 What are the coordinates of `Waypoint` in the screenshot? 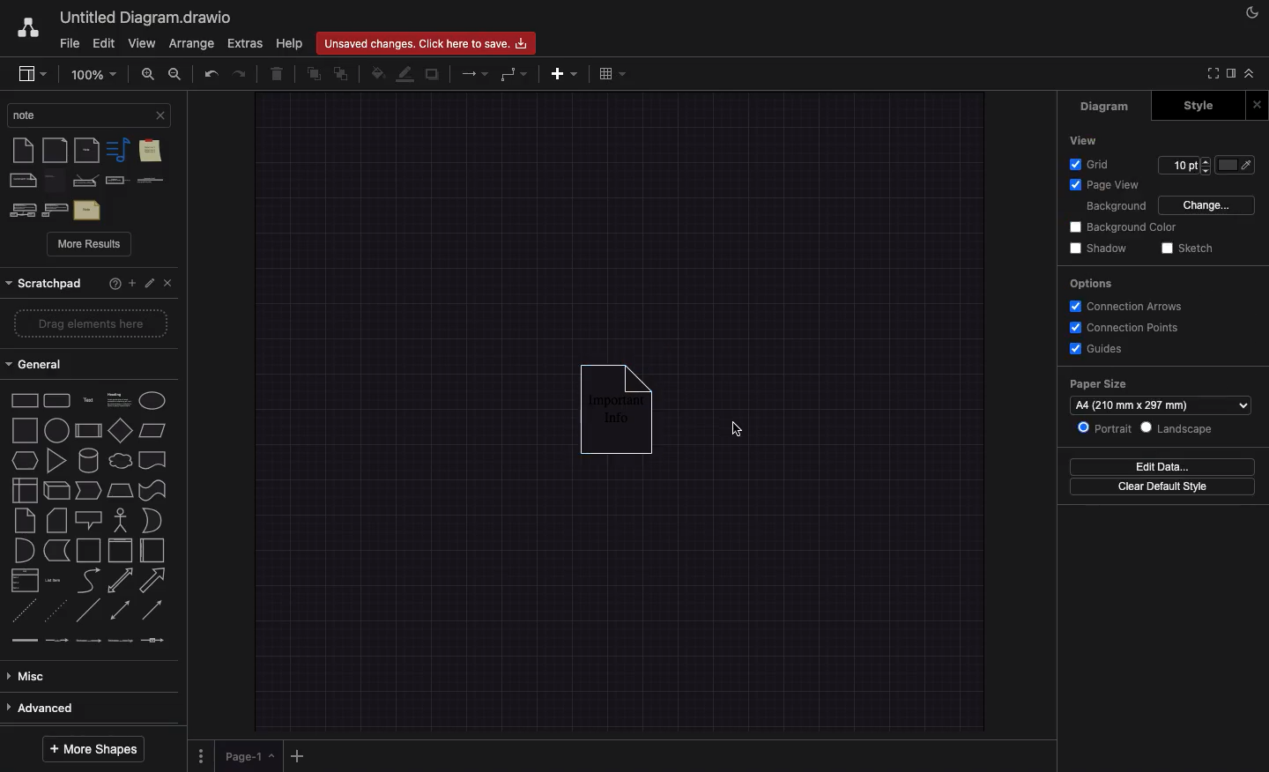 It's located at (513, 75).